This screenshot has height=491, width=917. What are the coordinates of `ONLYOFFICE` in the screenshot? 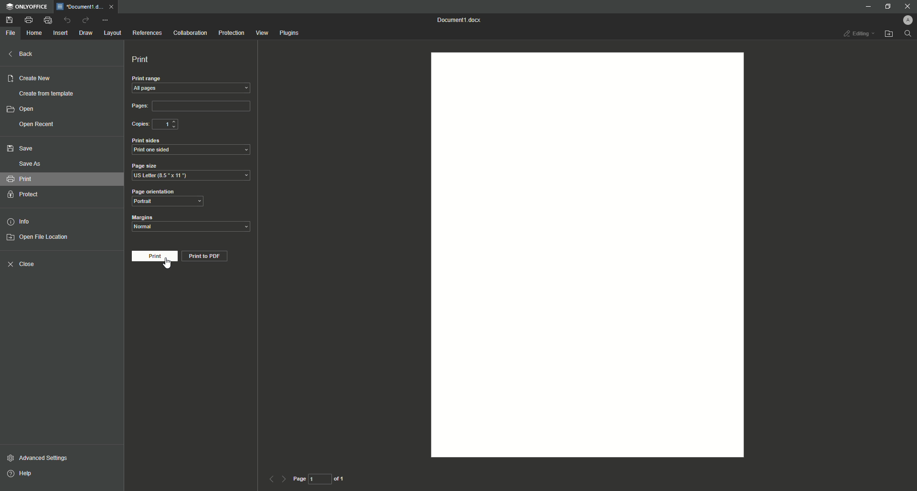 It's located at (29, 7).